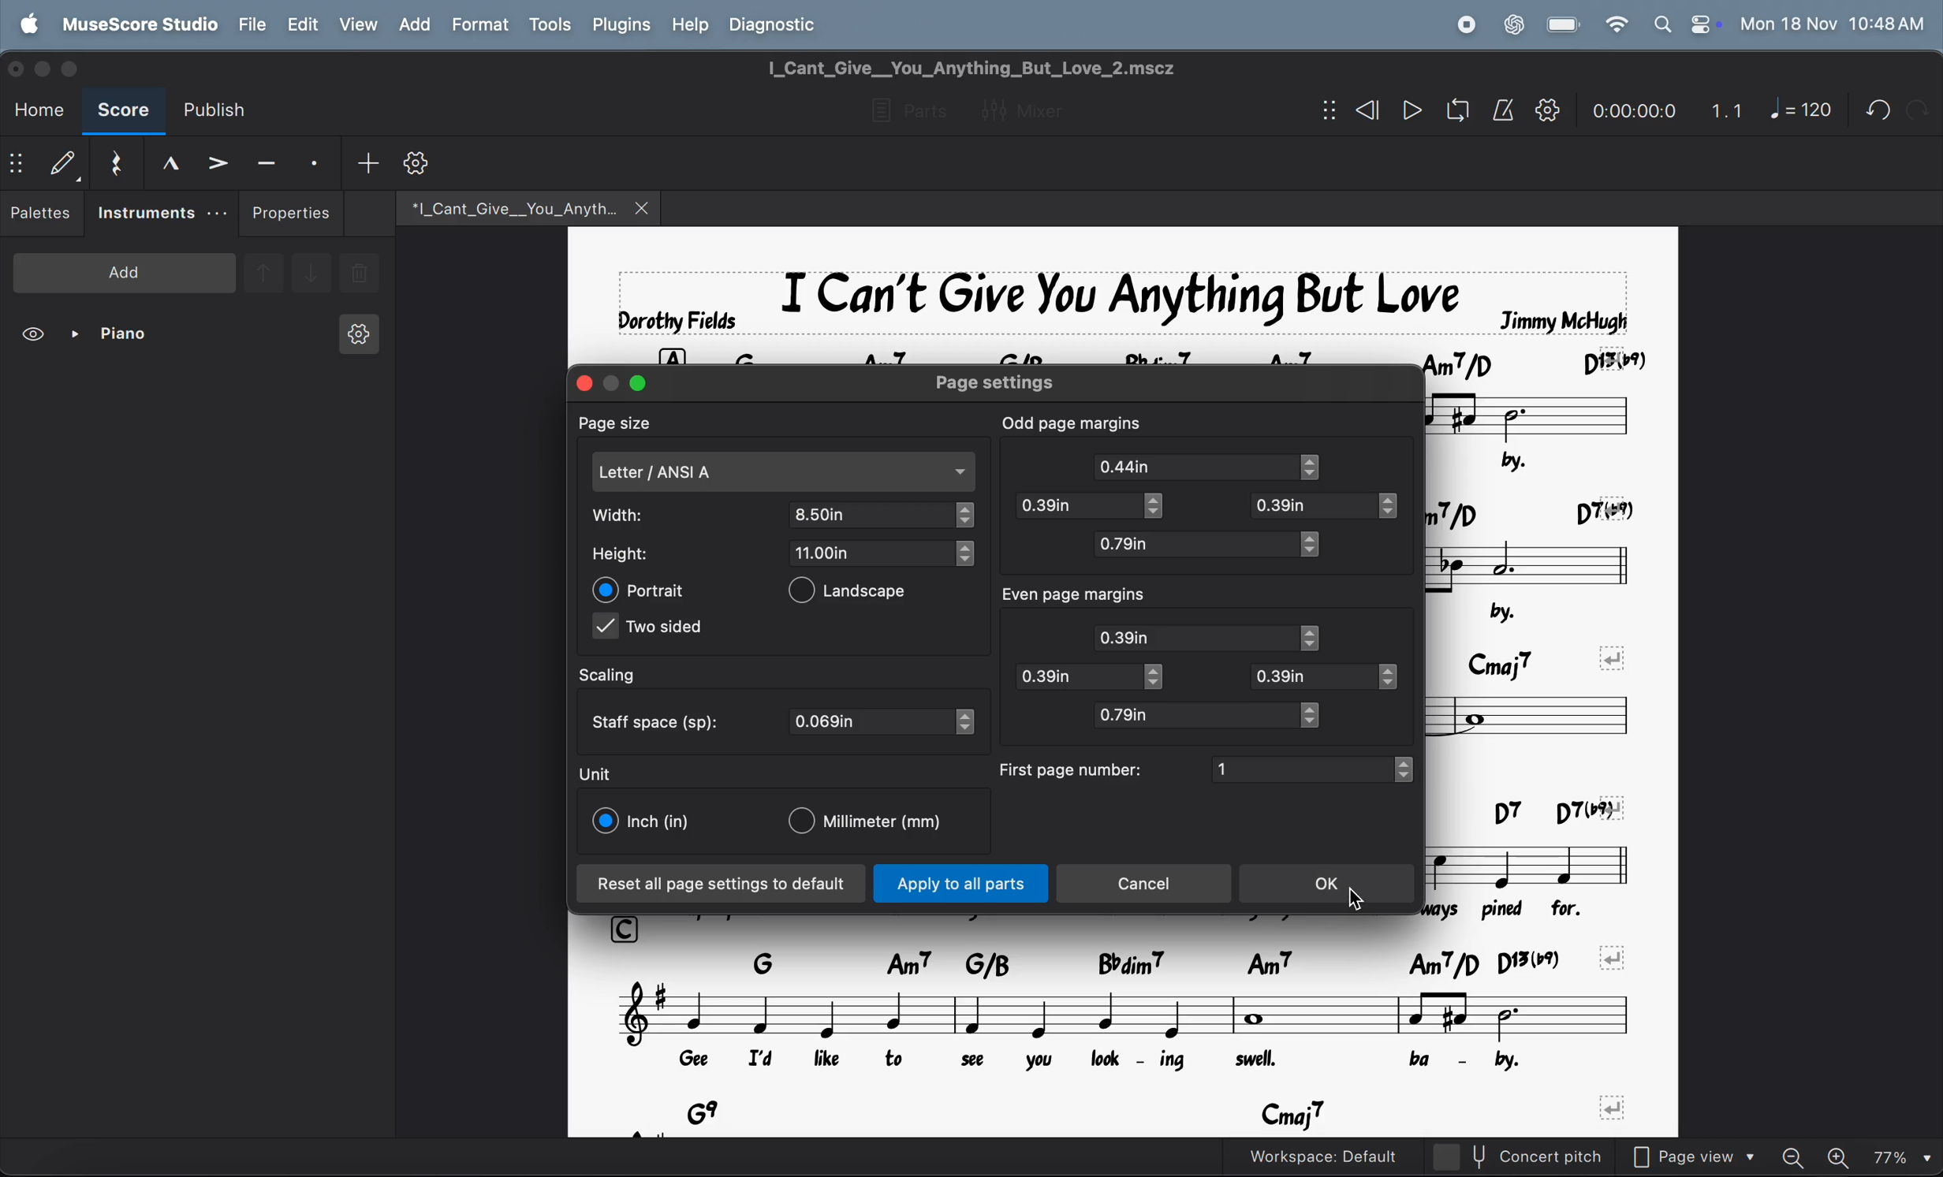  What do you see at coordinates (46, 67) in the screenshot?
I see `minimize` at bounding box center [46, 67].